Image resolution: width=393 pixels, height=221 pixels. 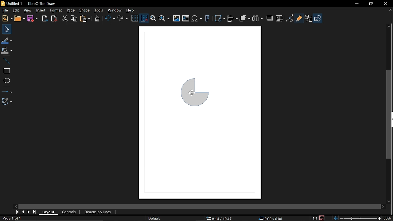 What do you see at coordinates (245, 19) in the screenshot?
I see `Objects` at bounding box center [245, 19].